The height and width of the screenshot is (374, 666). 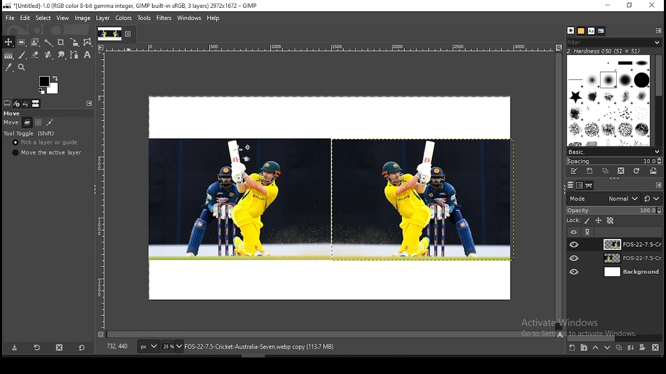 What do you see at coordinates (50, 122) in the screenshot?
I see `move paths` at bounding box center [50, 122].